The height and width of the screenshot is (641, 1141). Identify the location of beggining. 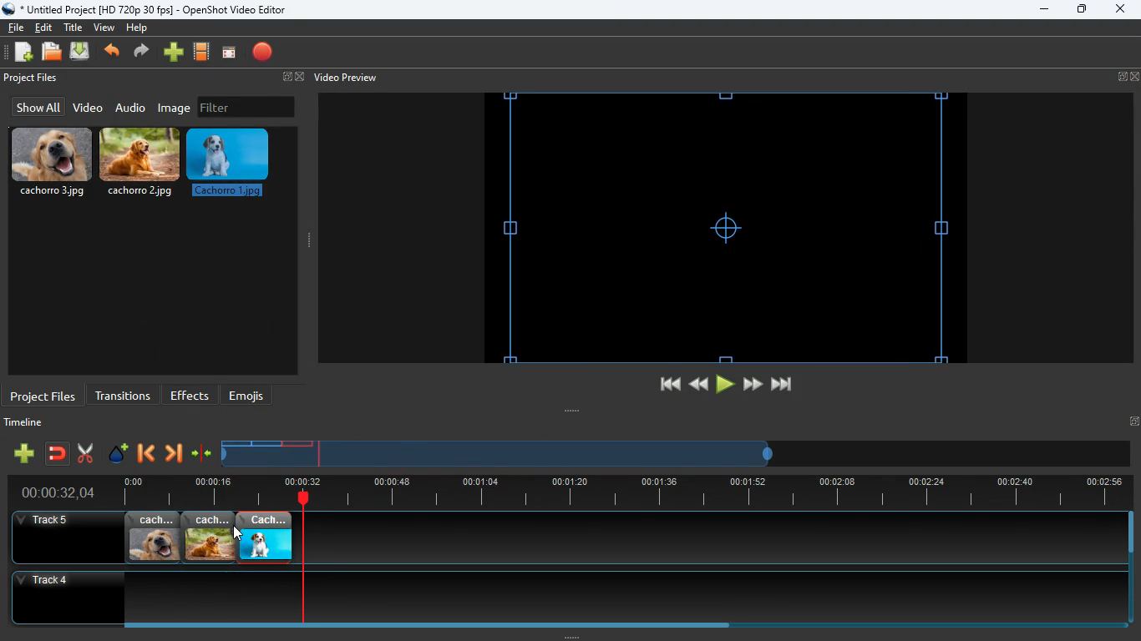
(662, 385).